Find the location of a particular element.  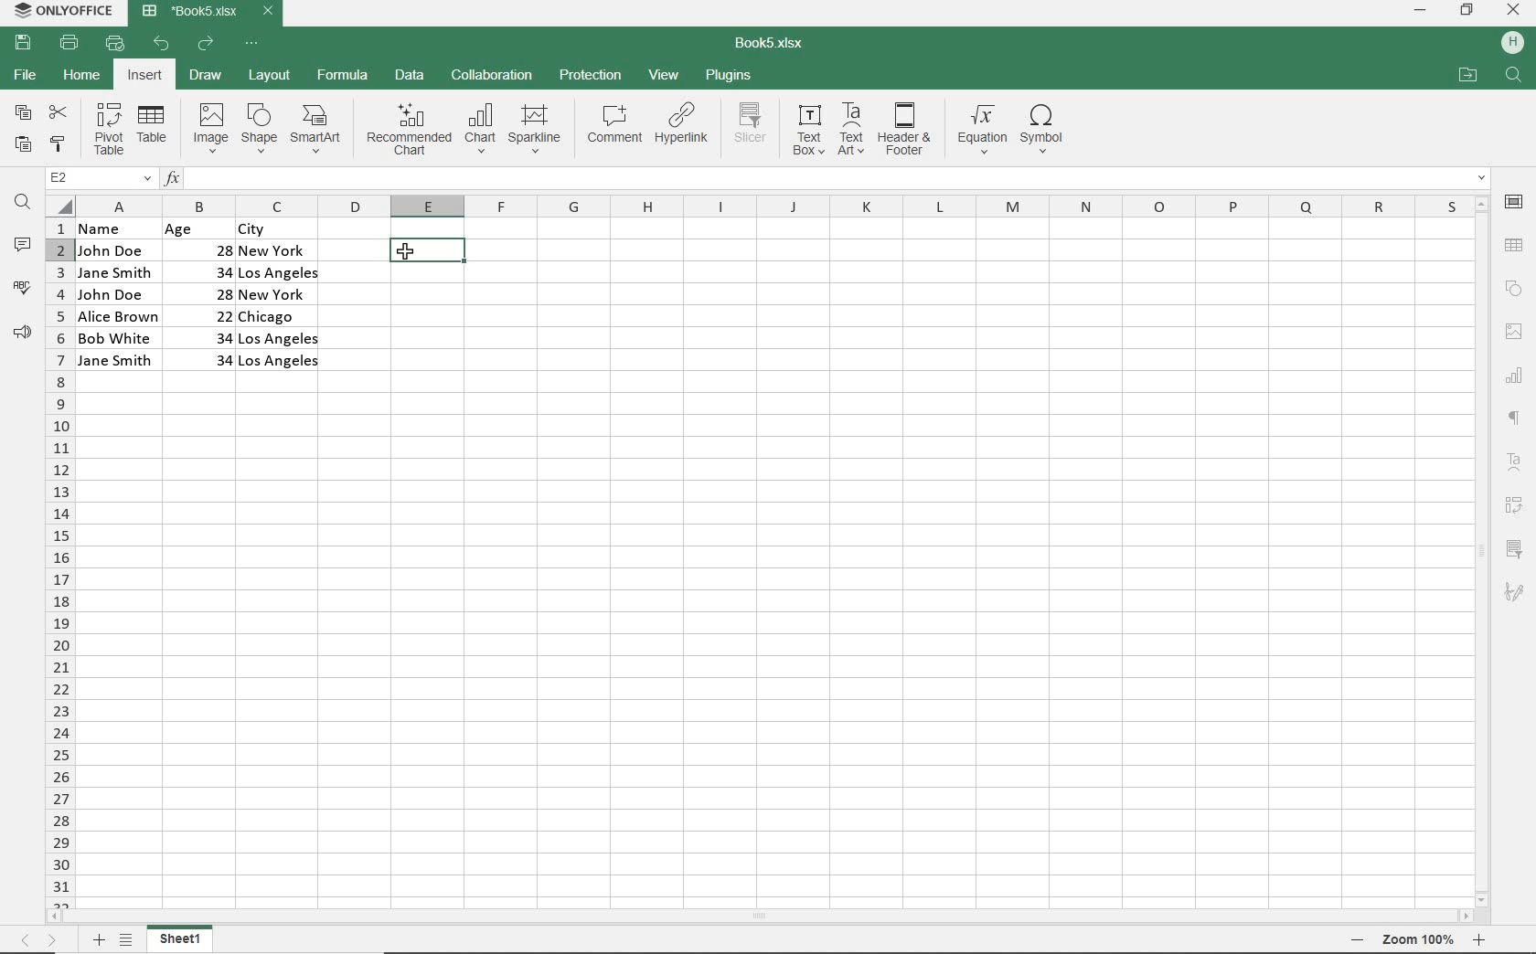

zoom out is located at coordinates (1359, 939).